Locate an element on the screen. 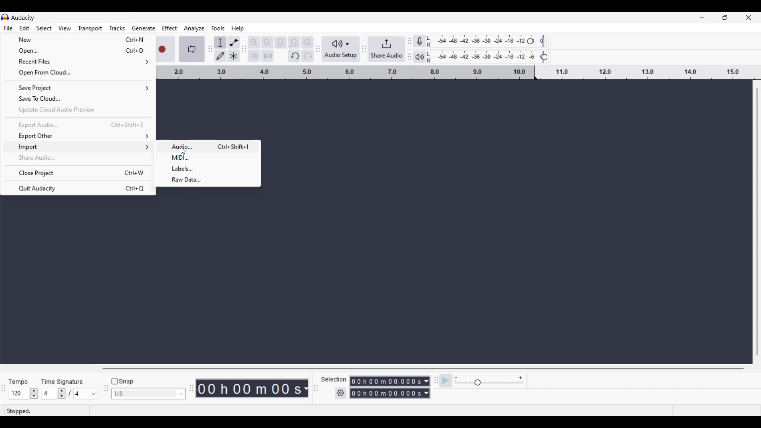  Trim audio outside selection is located at coordinates (255, 56).